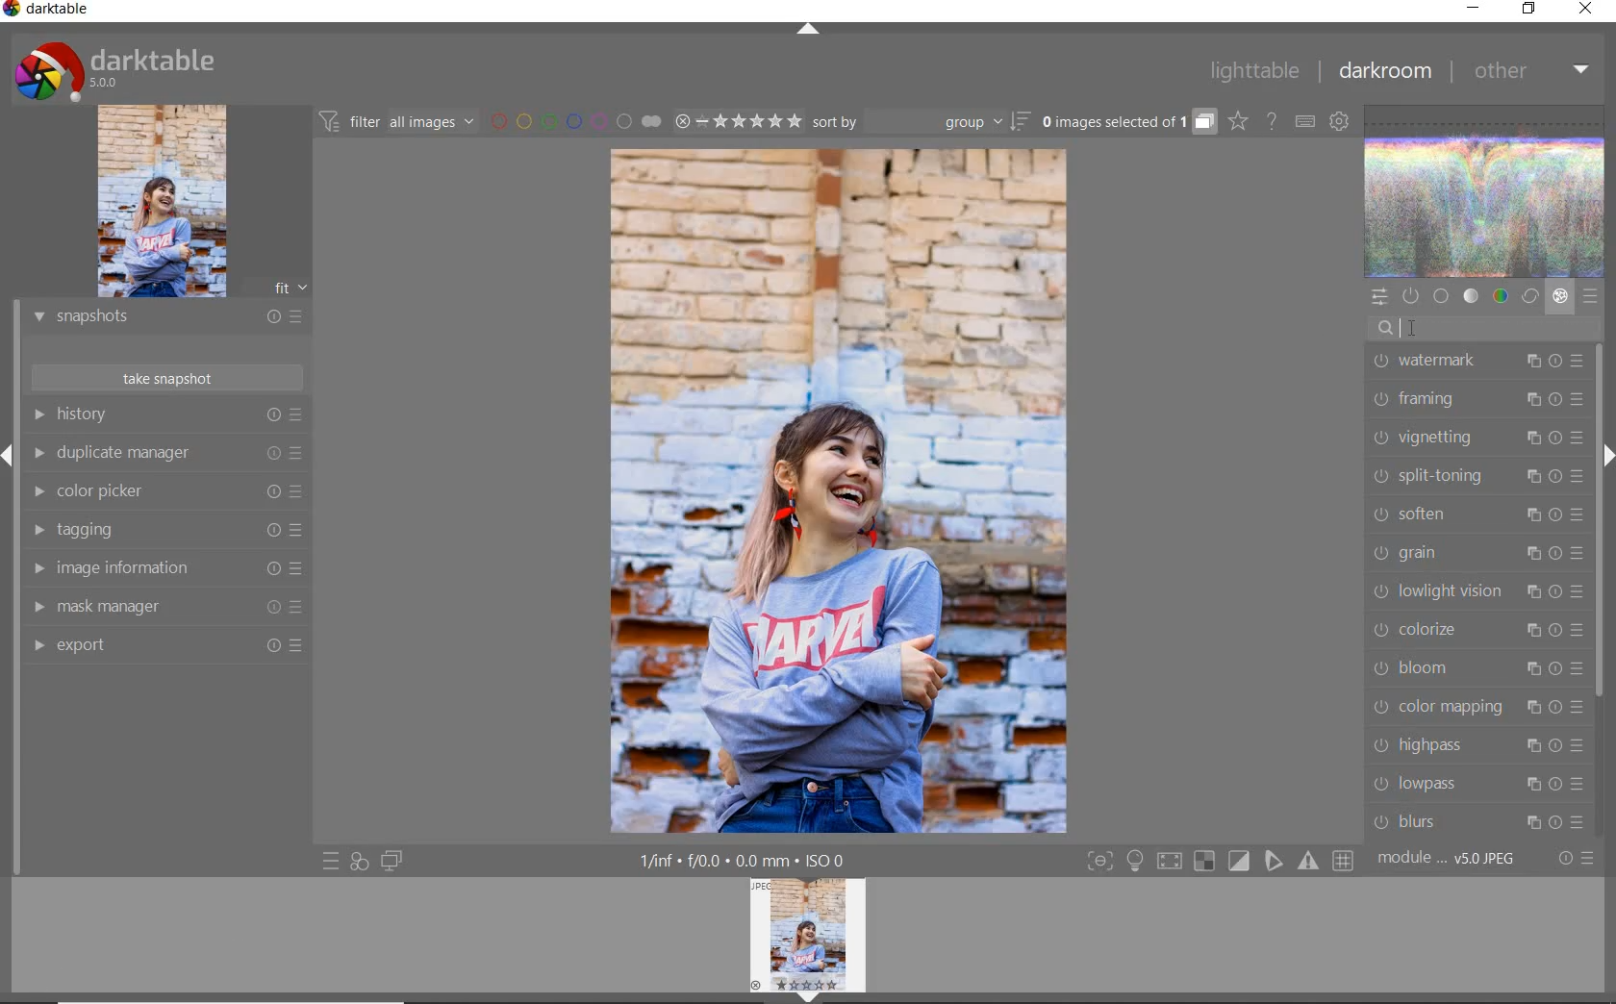 The height and width of the screenshot is (1004, 1616). Describe the element at coordinates (1500, 297) in the screenshot. I see `color` at that location.